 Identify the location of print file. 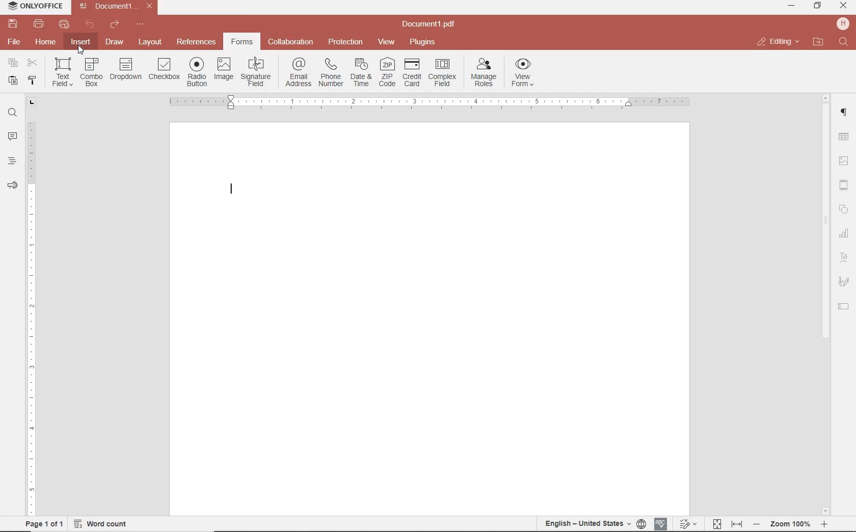
(39, 24).